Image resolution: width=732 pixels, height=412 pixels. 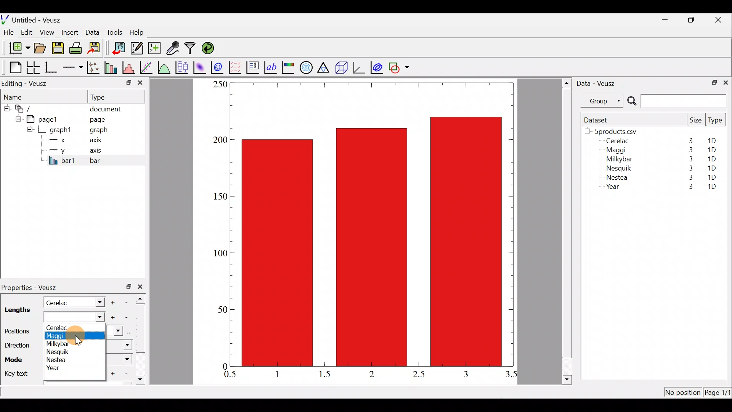 I want to click on Plot key, so click(x=254, y=67).